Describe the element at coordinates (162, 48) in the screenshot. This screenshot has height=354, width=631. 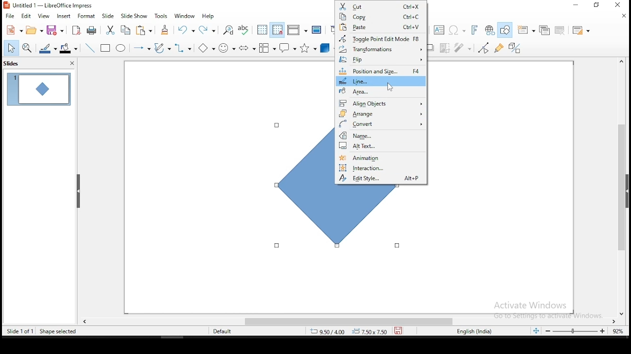
I see `curves and polygons` at that location.